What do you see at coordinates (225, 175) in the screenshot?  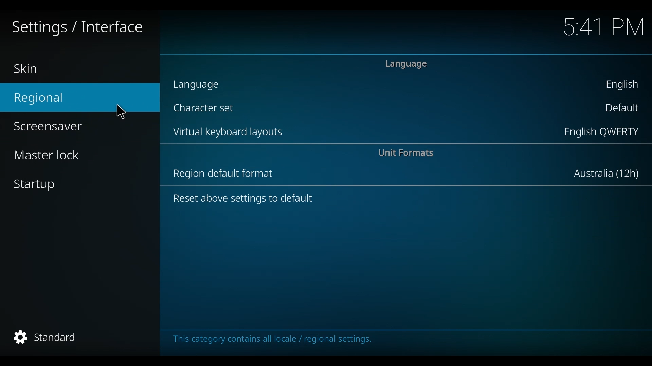 I see `Region default format` at bounding box center [225, 175].